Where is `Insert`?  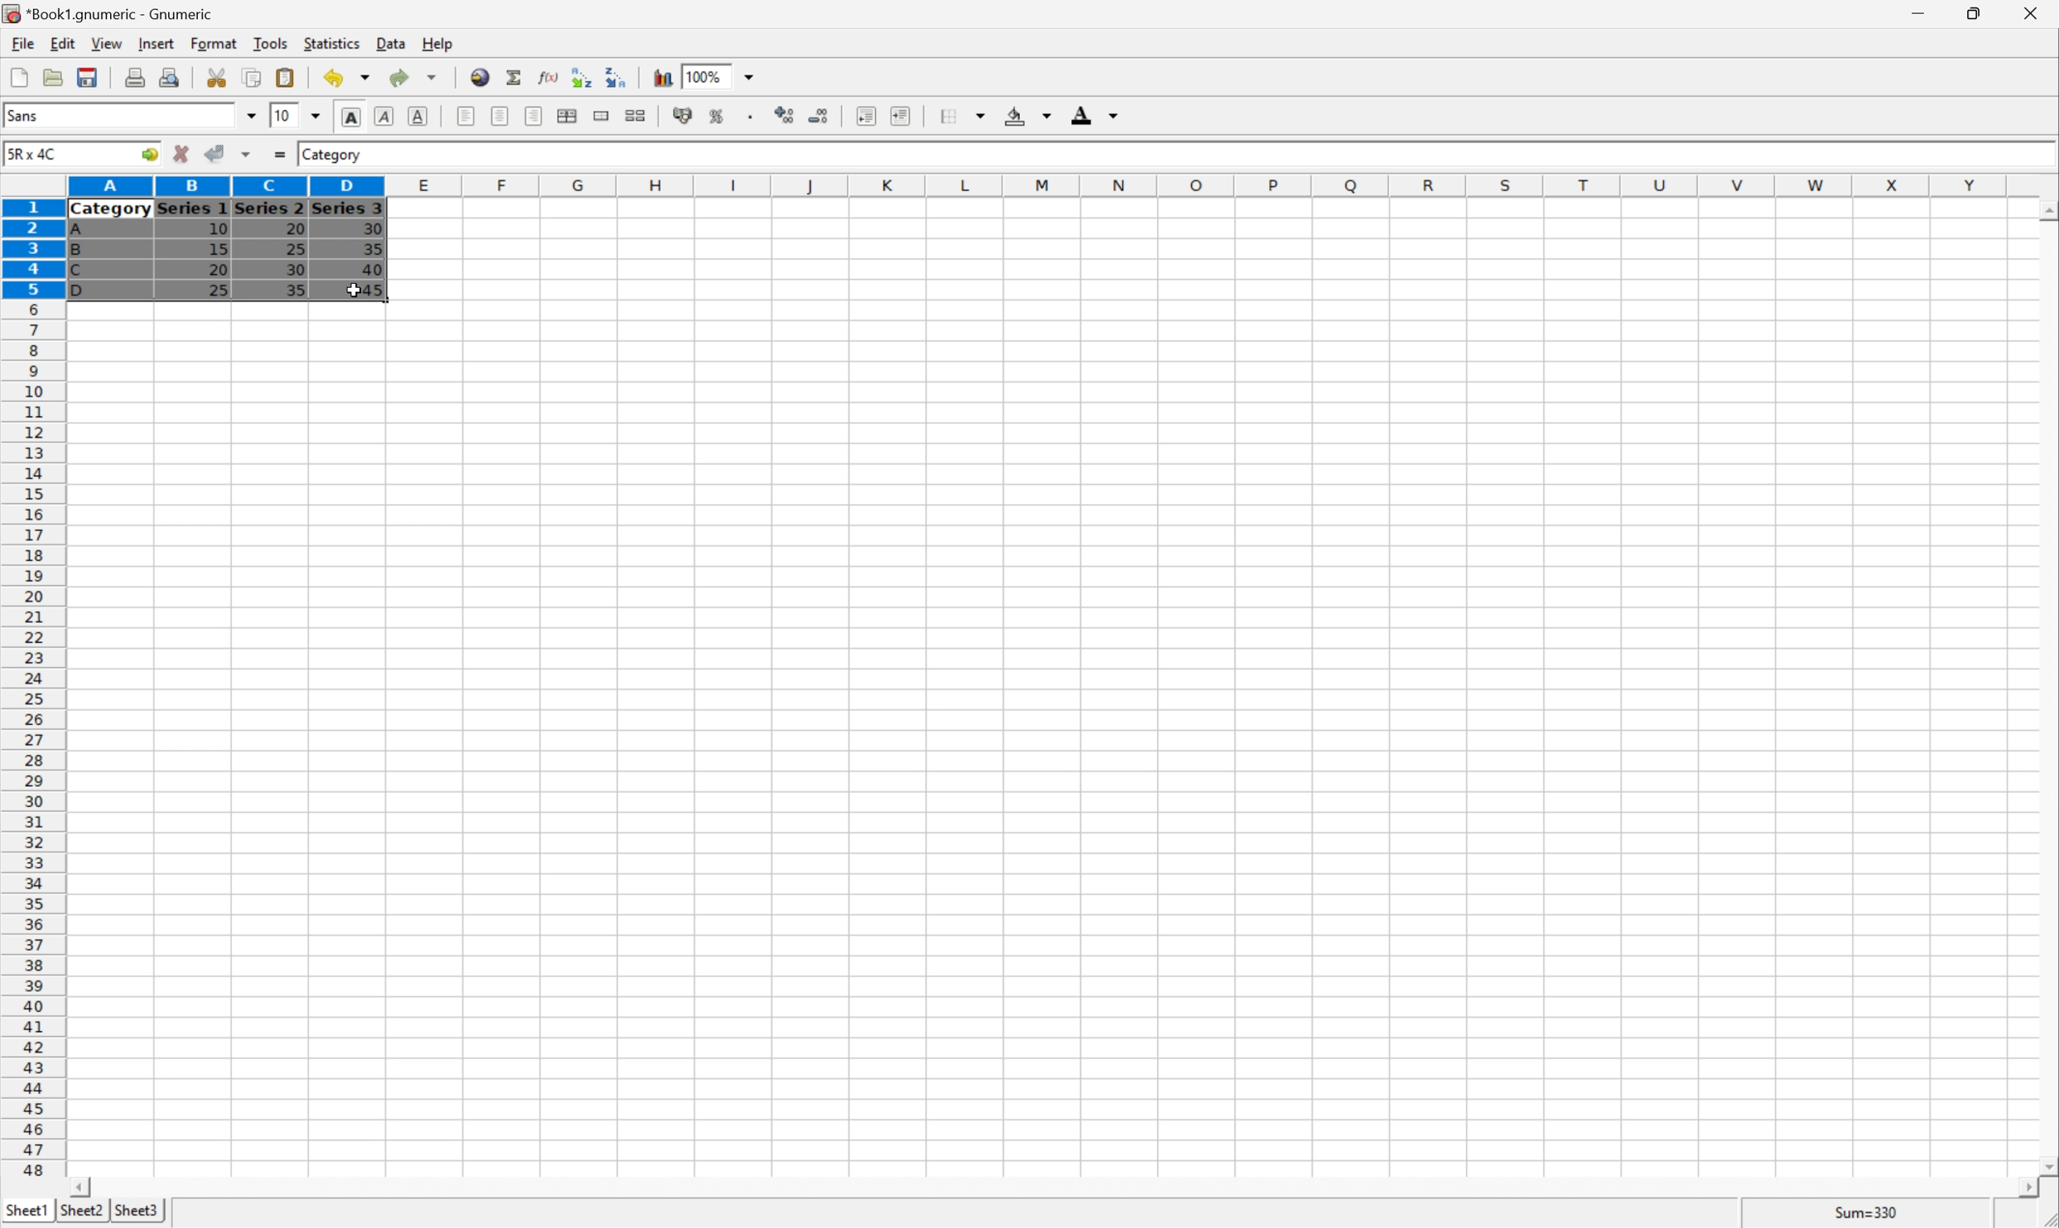
Insert is located at coordinates (157, 44).